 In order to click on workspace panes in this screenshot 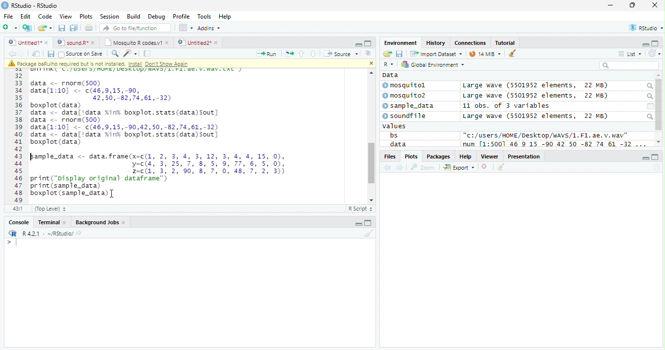, I will do `click(187, 28)`.